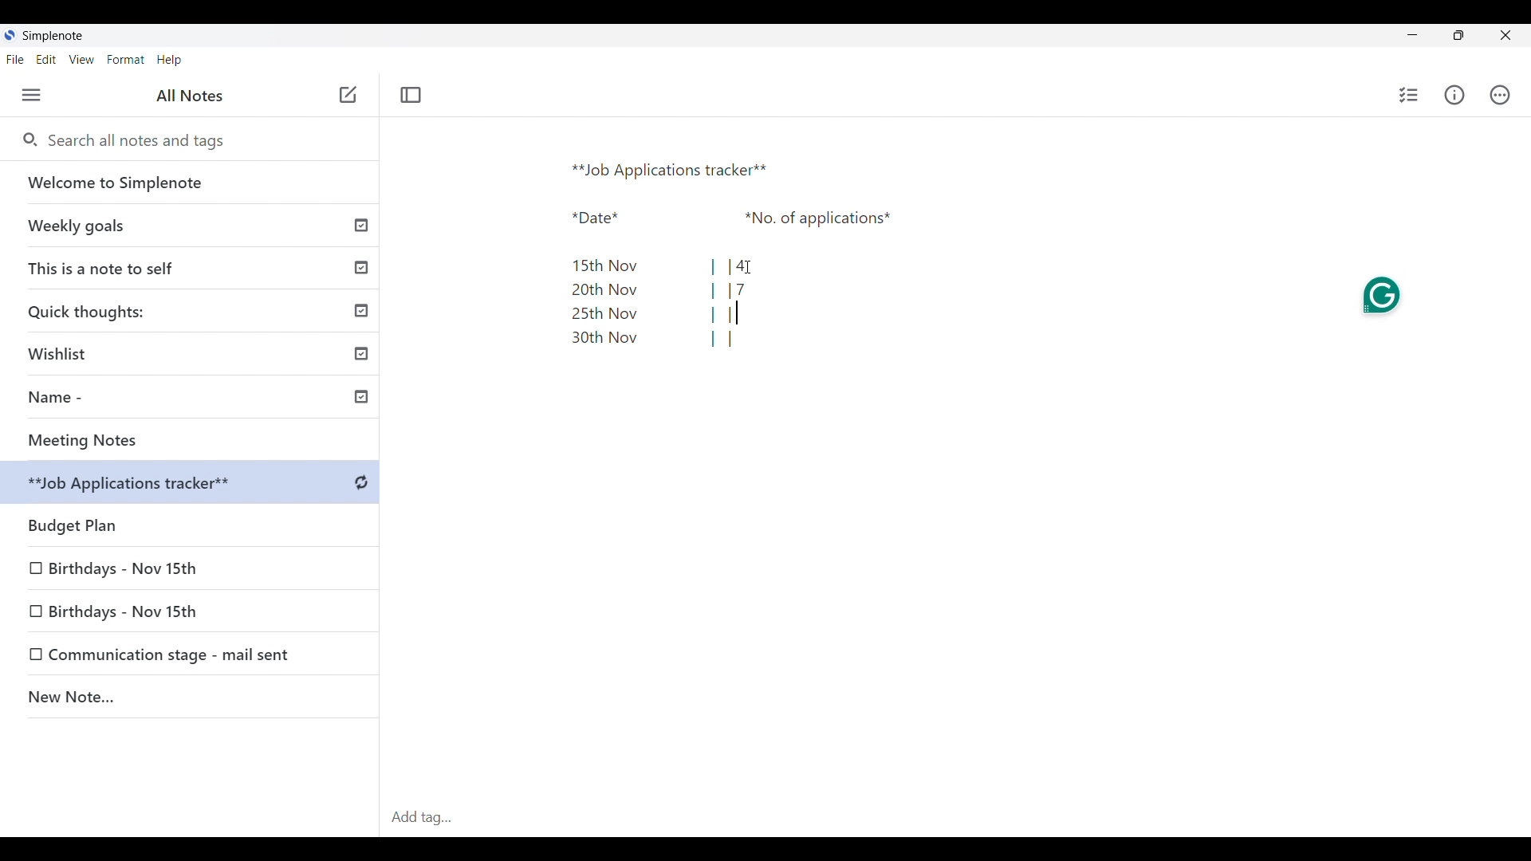  Describe the element at coordinates (125, 565) in the screenshot. I see `Birthdays - Nov 15th` at that location.